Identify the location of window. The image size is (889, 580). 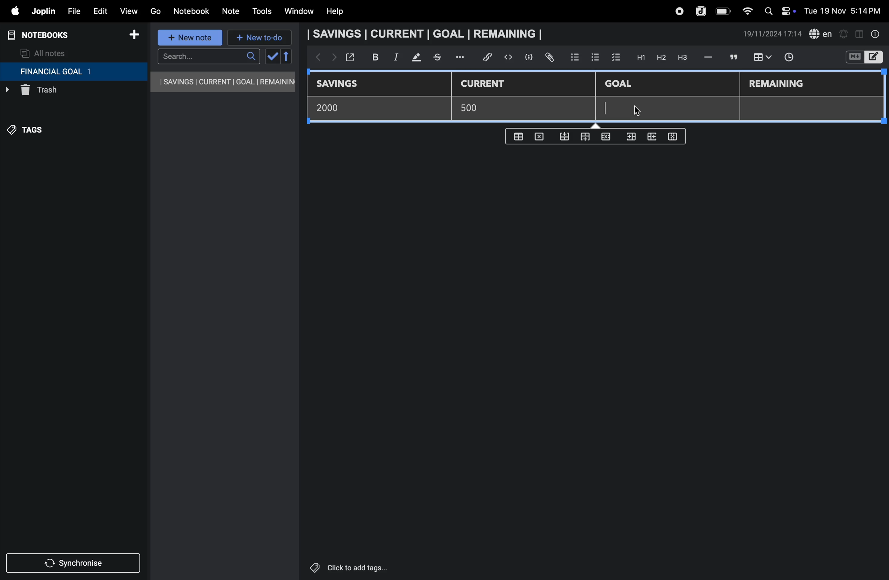
(298, 12).